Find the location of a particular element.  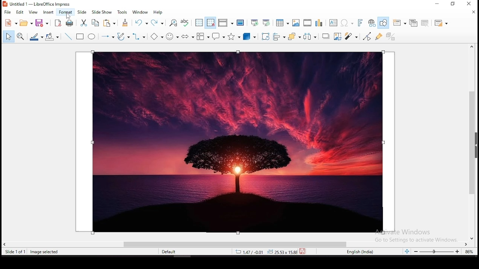

clone formatting is located at coordinates (125, 22).